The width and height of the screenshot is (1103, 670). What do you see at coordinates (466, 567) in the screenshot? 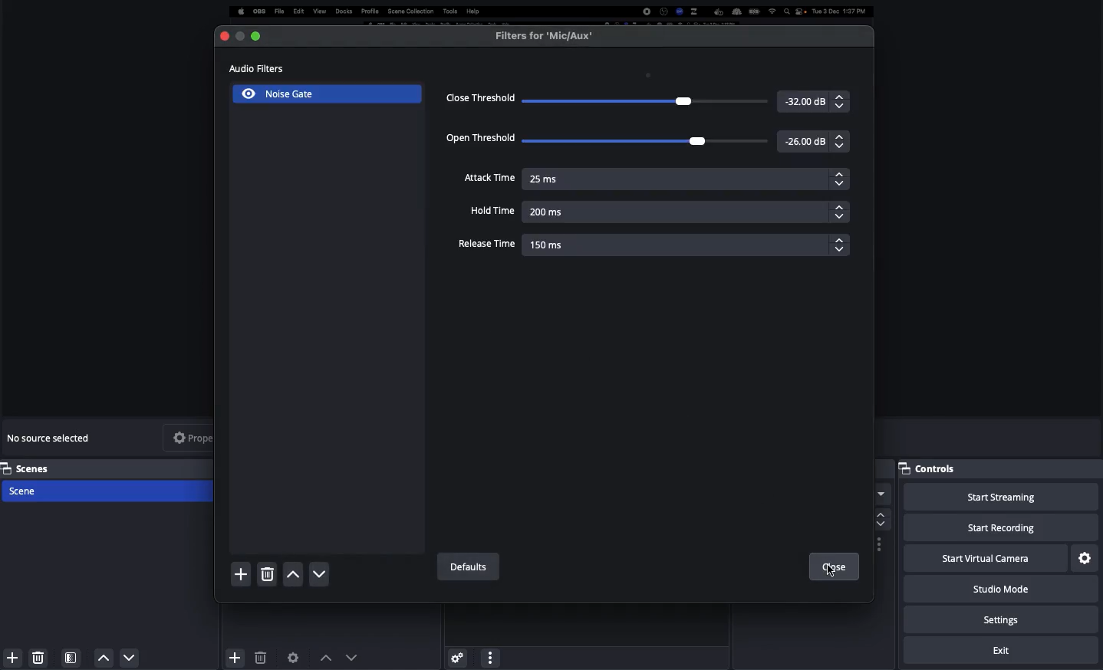
I see `Defaults` at bounding box center [466, 567].